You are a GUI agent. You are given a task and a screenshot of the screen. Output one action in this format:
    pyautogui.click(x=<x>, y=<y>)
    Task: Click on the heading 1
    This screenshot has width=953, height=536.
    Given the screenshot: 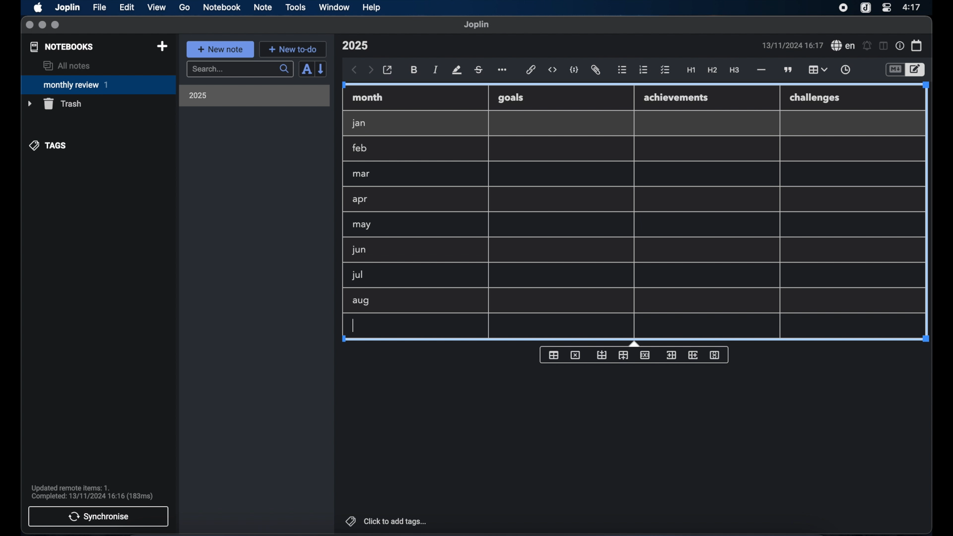 What is the action you would take?
    pyautogui.click(x=691, y=70)
    